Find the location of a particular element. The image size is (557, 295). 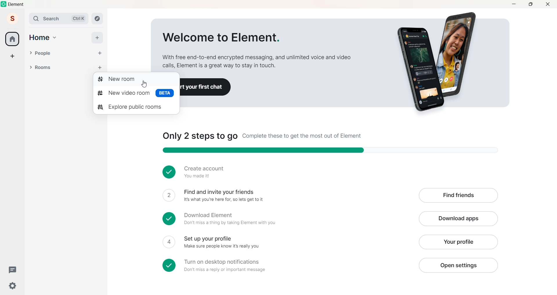

Home is located at coordinates (12, 39).